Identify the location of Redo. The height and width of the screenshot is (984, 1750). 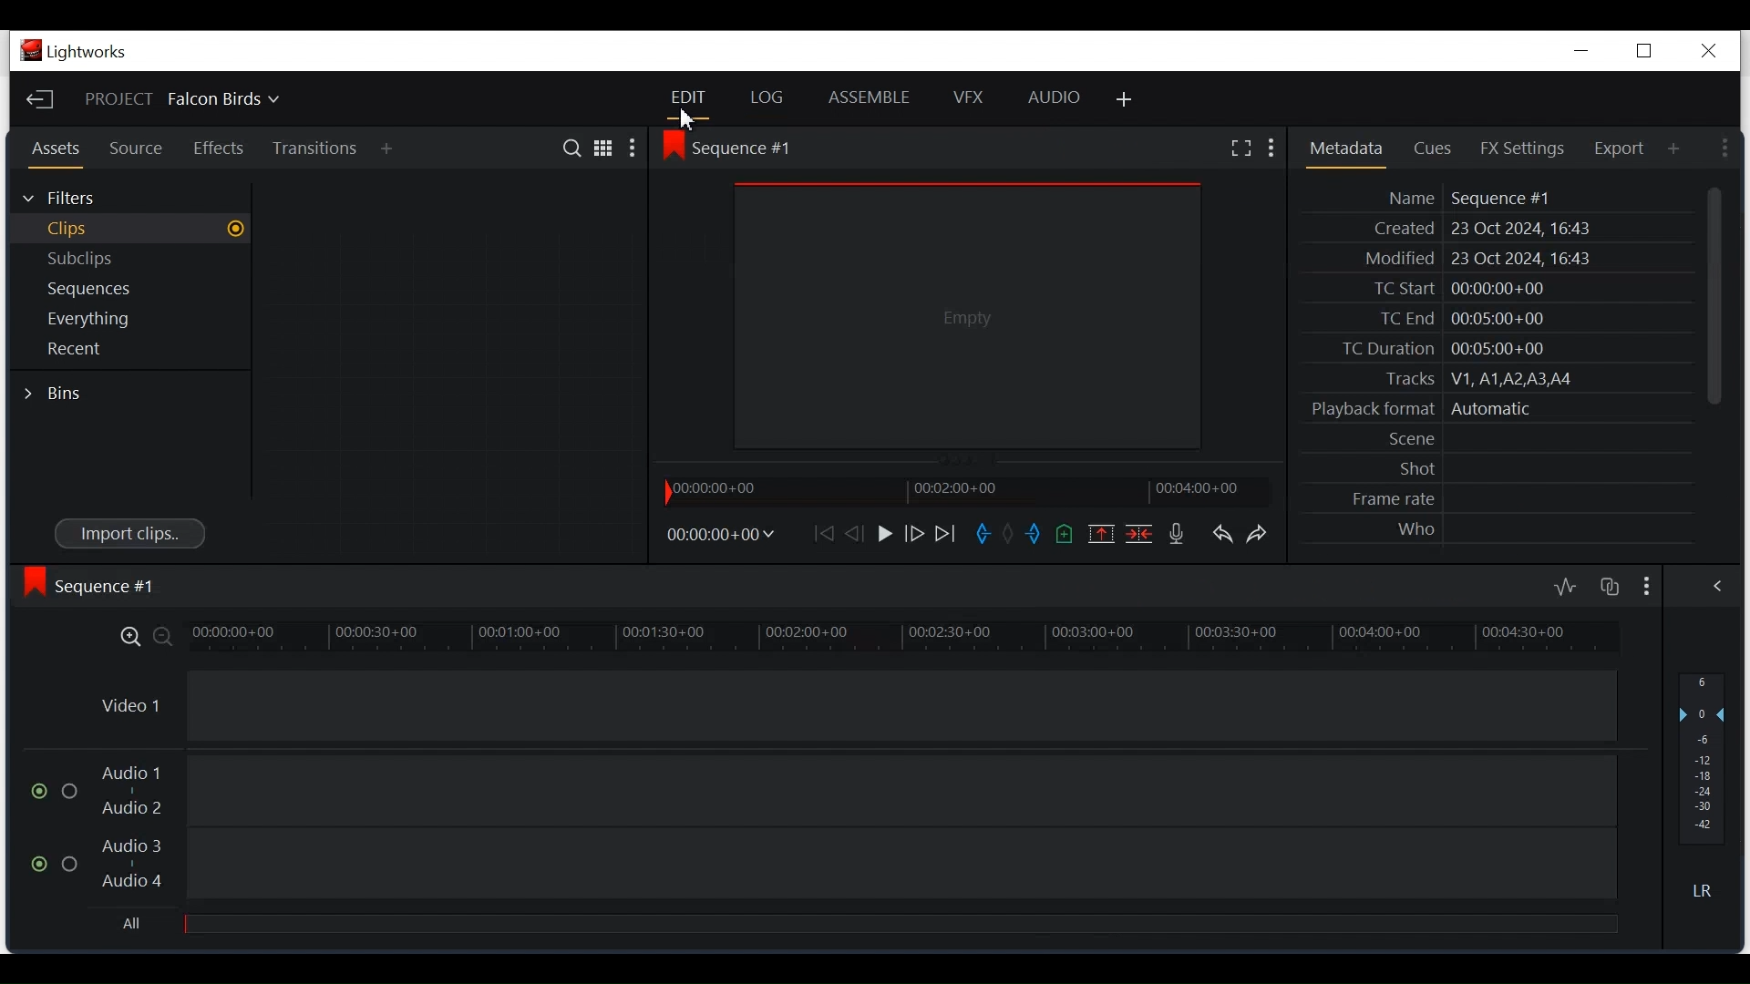
(1259, 535).